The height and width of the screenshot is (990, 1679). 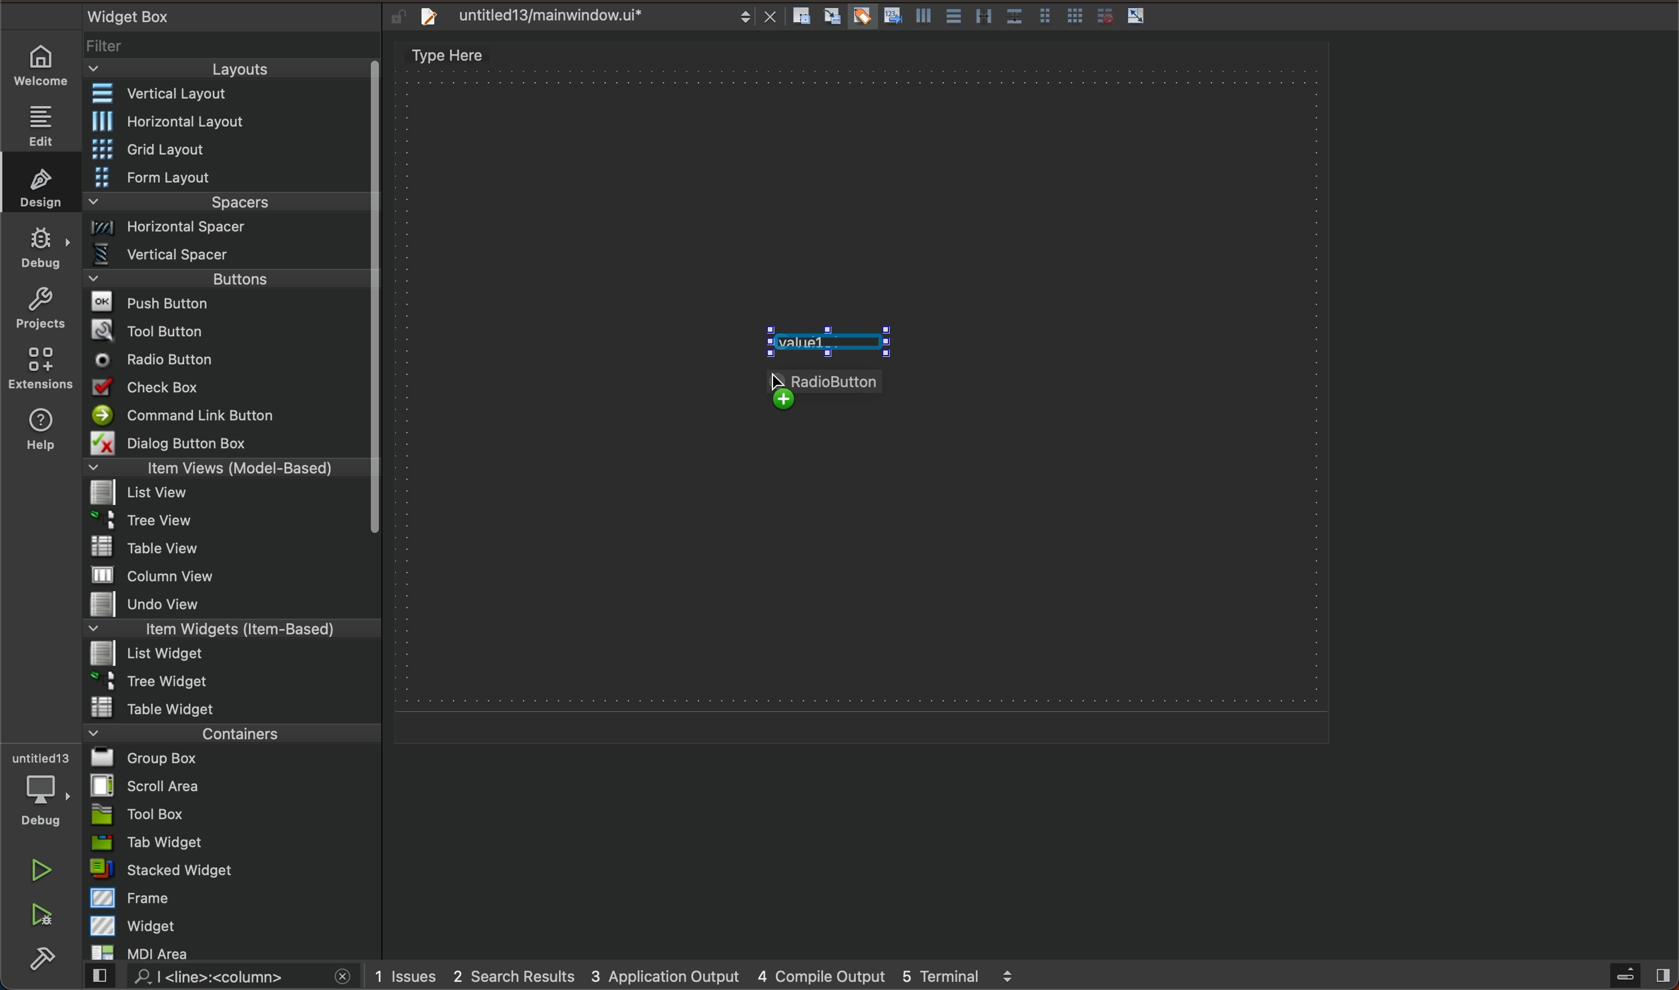 I want to click on command line, so click(x=227, y=416).